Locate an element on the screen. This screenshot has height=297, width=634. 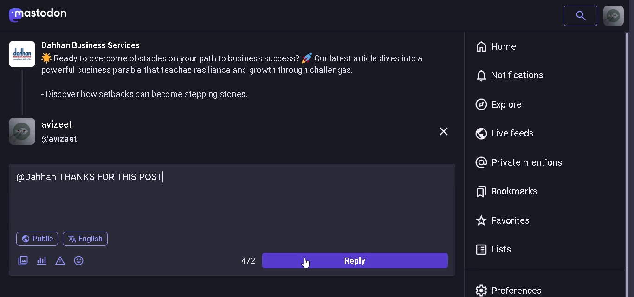
notification is located at coordinates (517, 75).